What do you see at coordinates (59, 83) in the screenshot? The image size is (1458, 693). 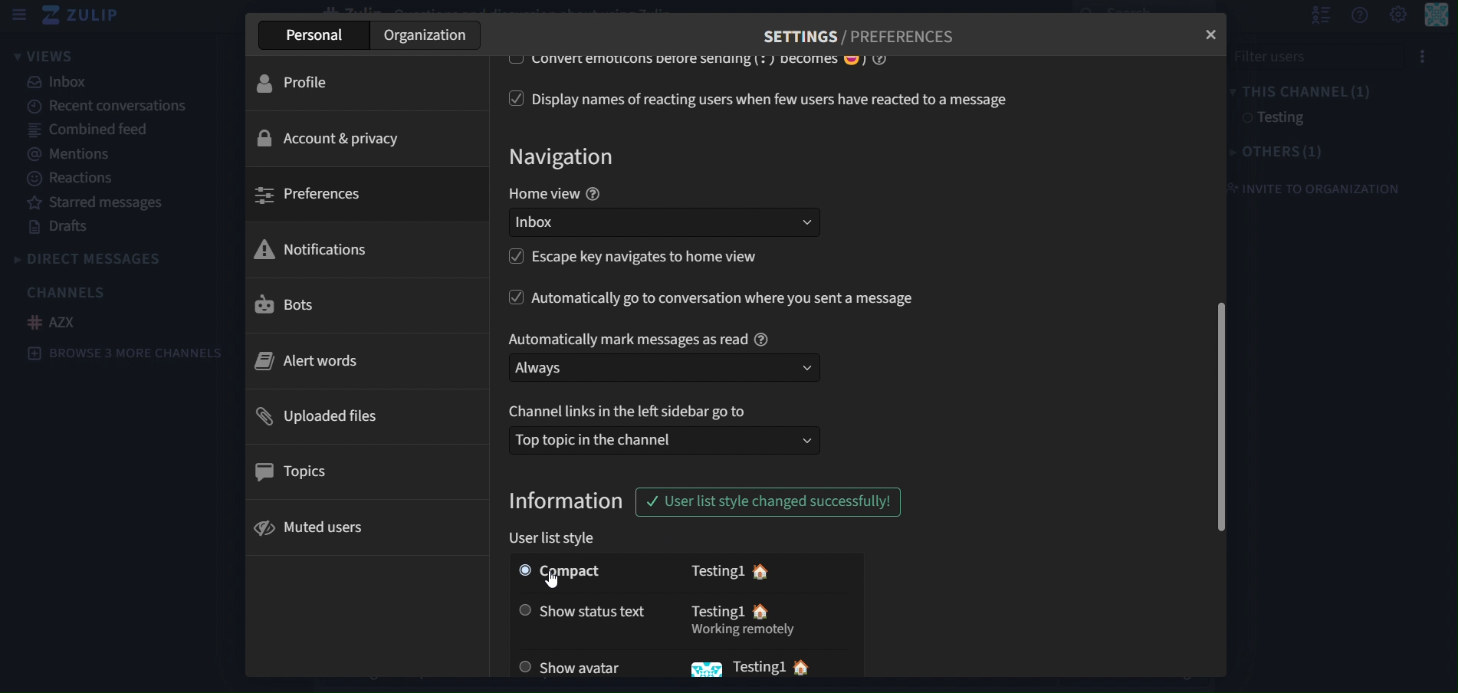 I see `inbox` at bounding box center [59, 83].